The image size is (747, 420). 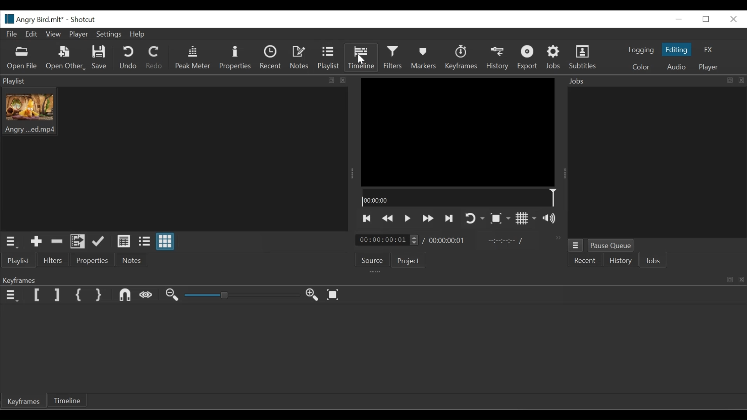 What do you see at coordinates (99, 296) in the screenshot?
I see `Set Second Simple Keyframe` at bounding box center [99, 296].